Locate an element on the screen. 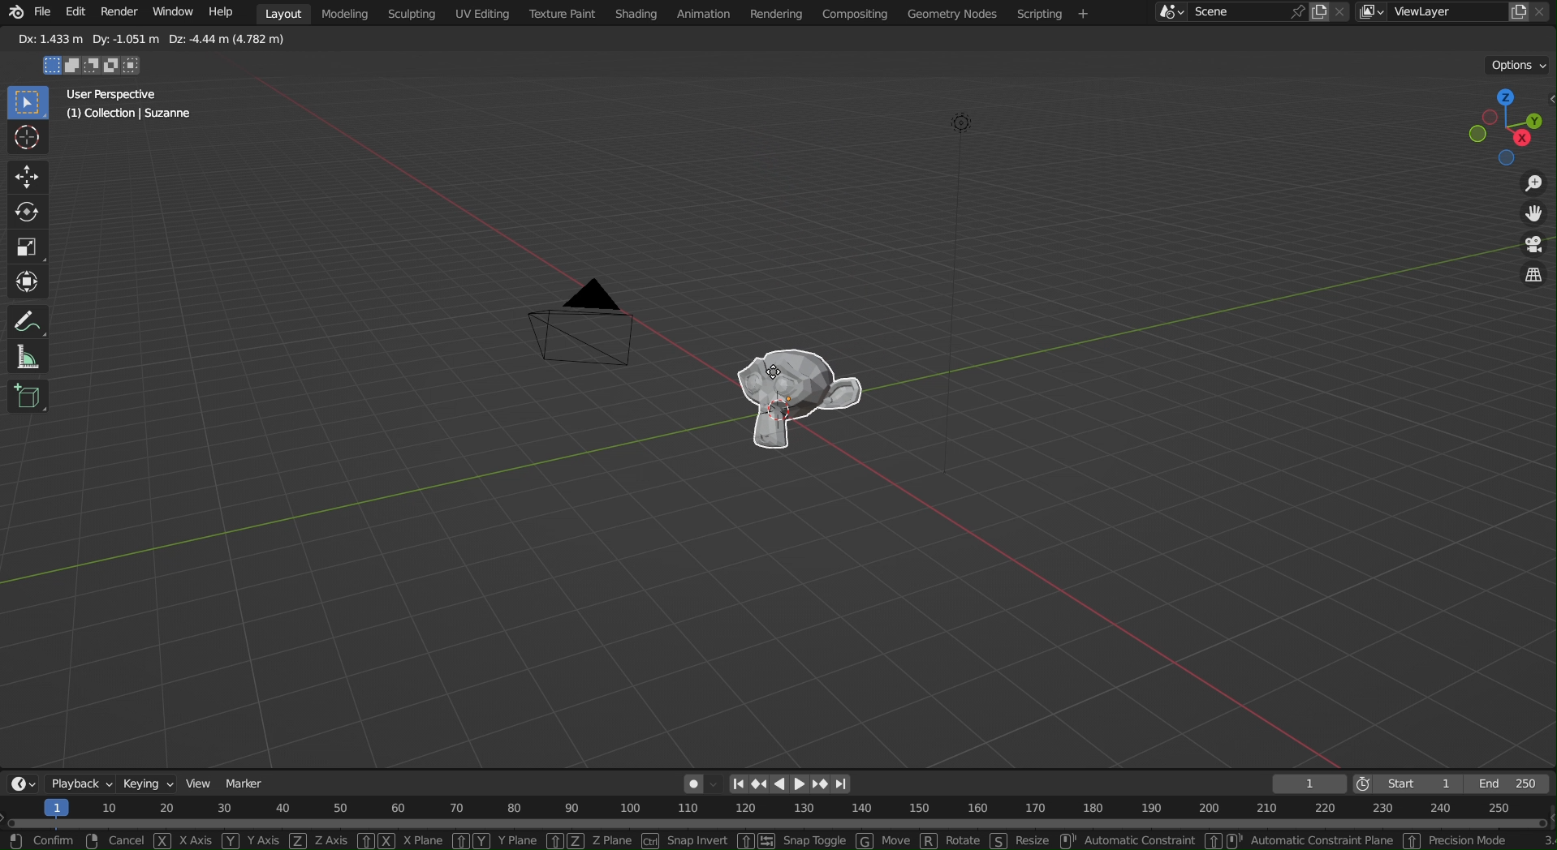  move is located at coordinates (898, 840).